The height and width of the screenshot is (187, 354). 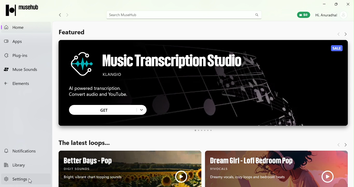 What do you see at coordinates (108, 110) in the screenshot?
I see `Get` at bounding box center [108, 110].